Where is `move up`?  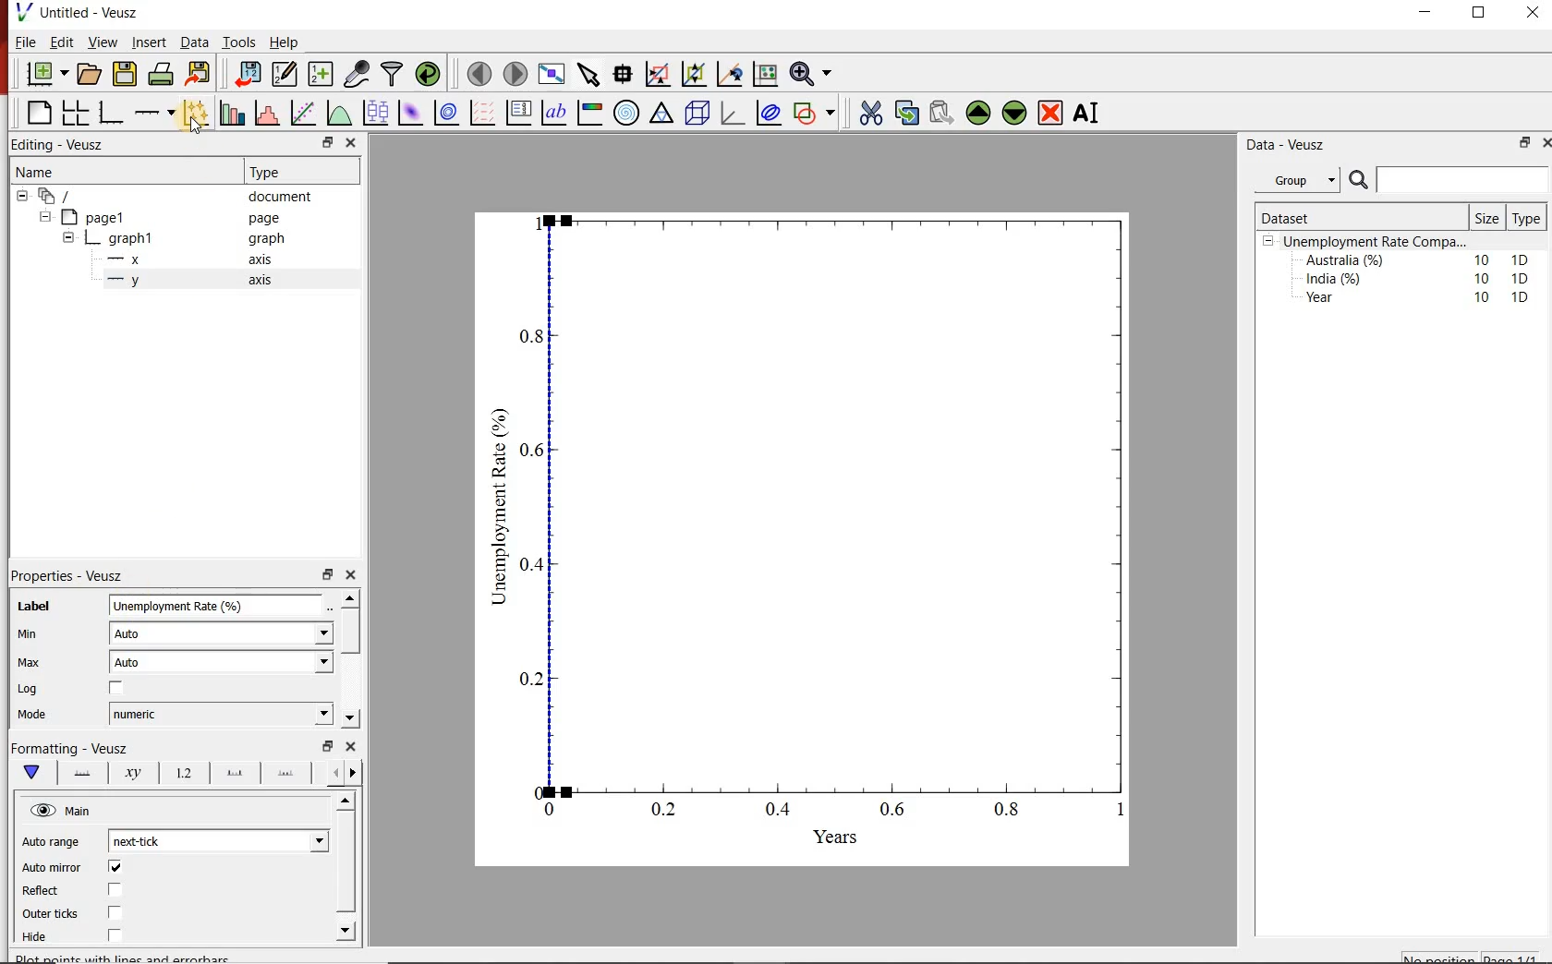
move up is located at coordinates (350, 597).